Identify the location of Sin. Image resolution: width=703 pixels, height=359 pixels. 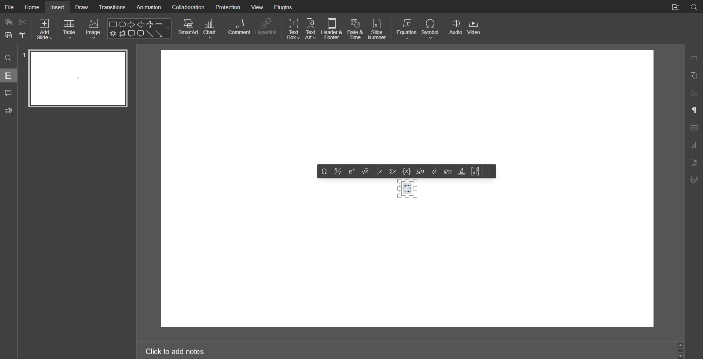
(421, 171).